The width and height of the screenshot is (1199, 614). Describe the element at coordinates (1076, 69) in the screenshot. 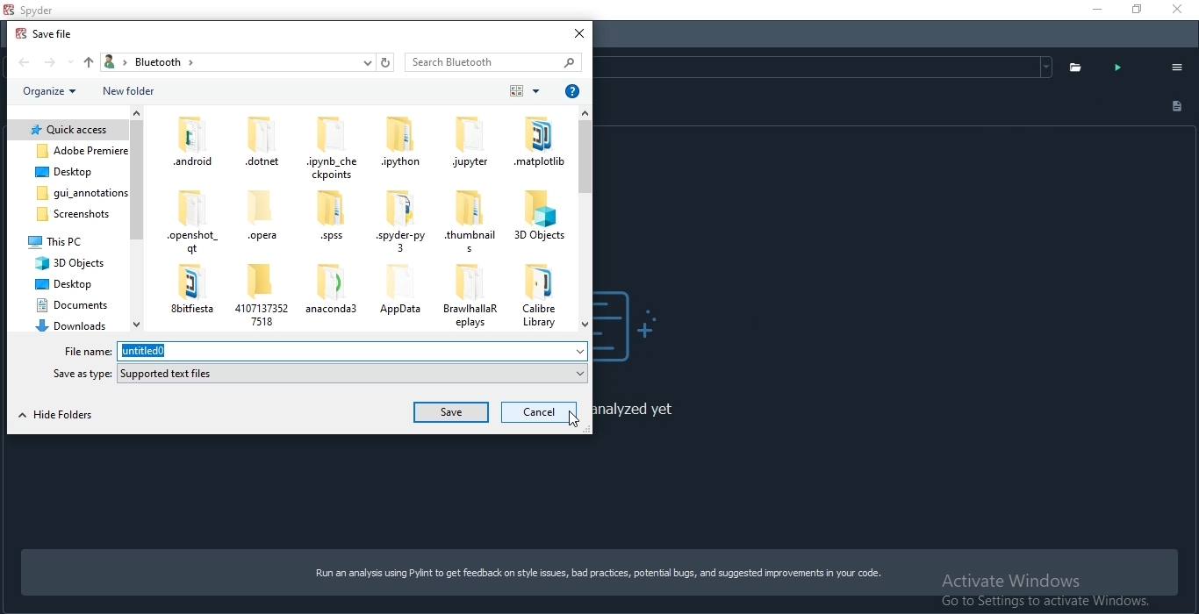

I see `folder` at that location.